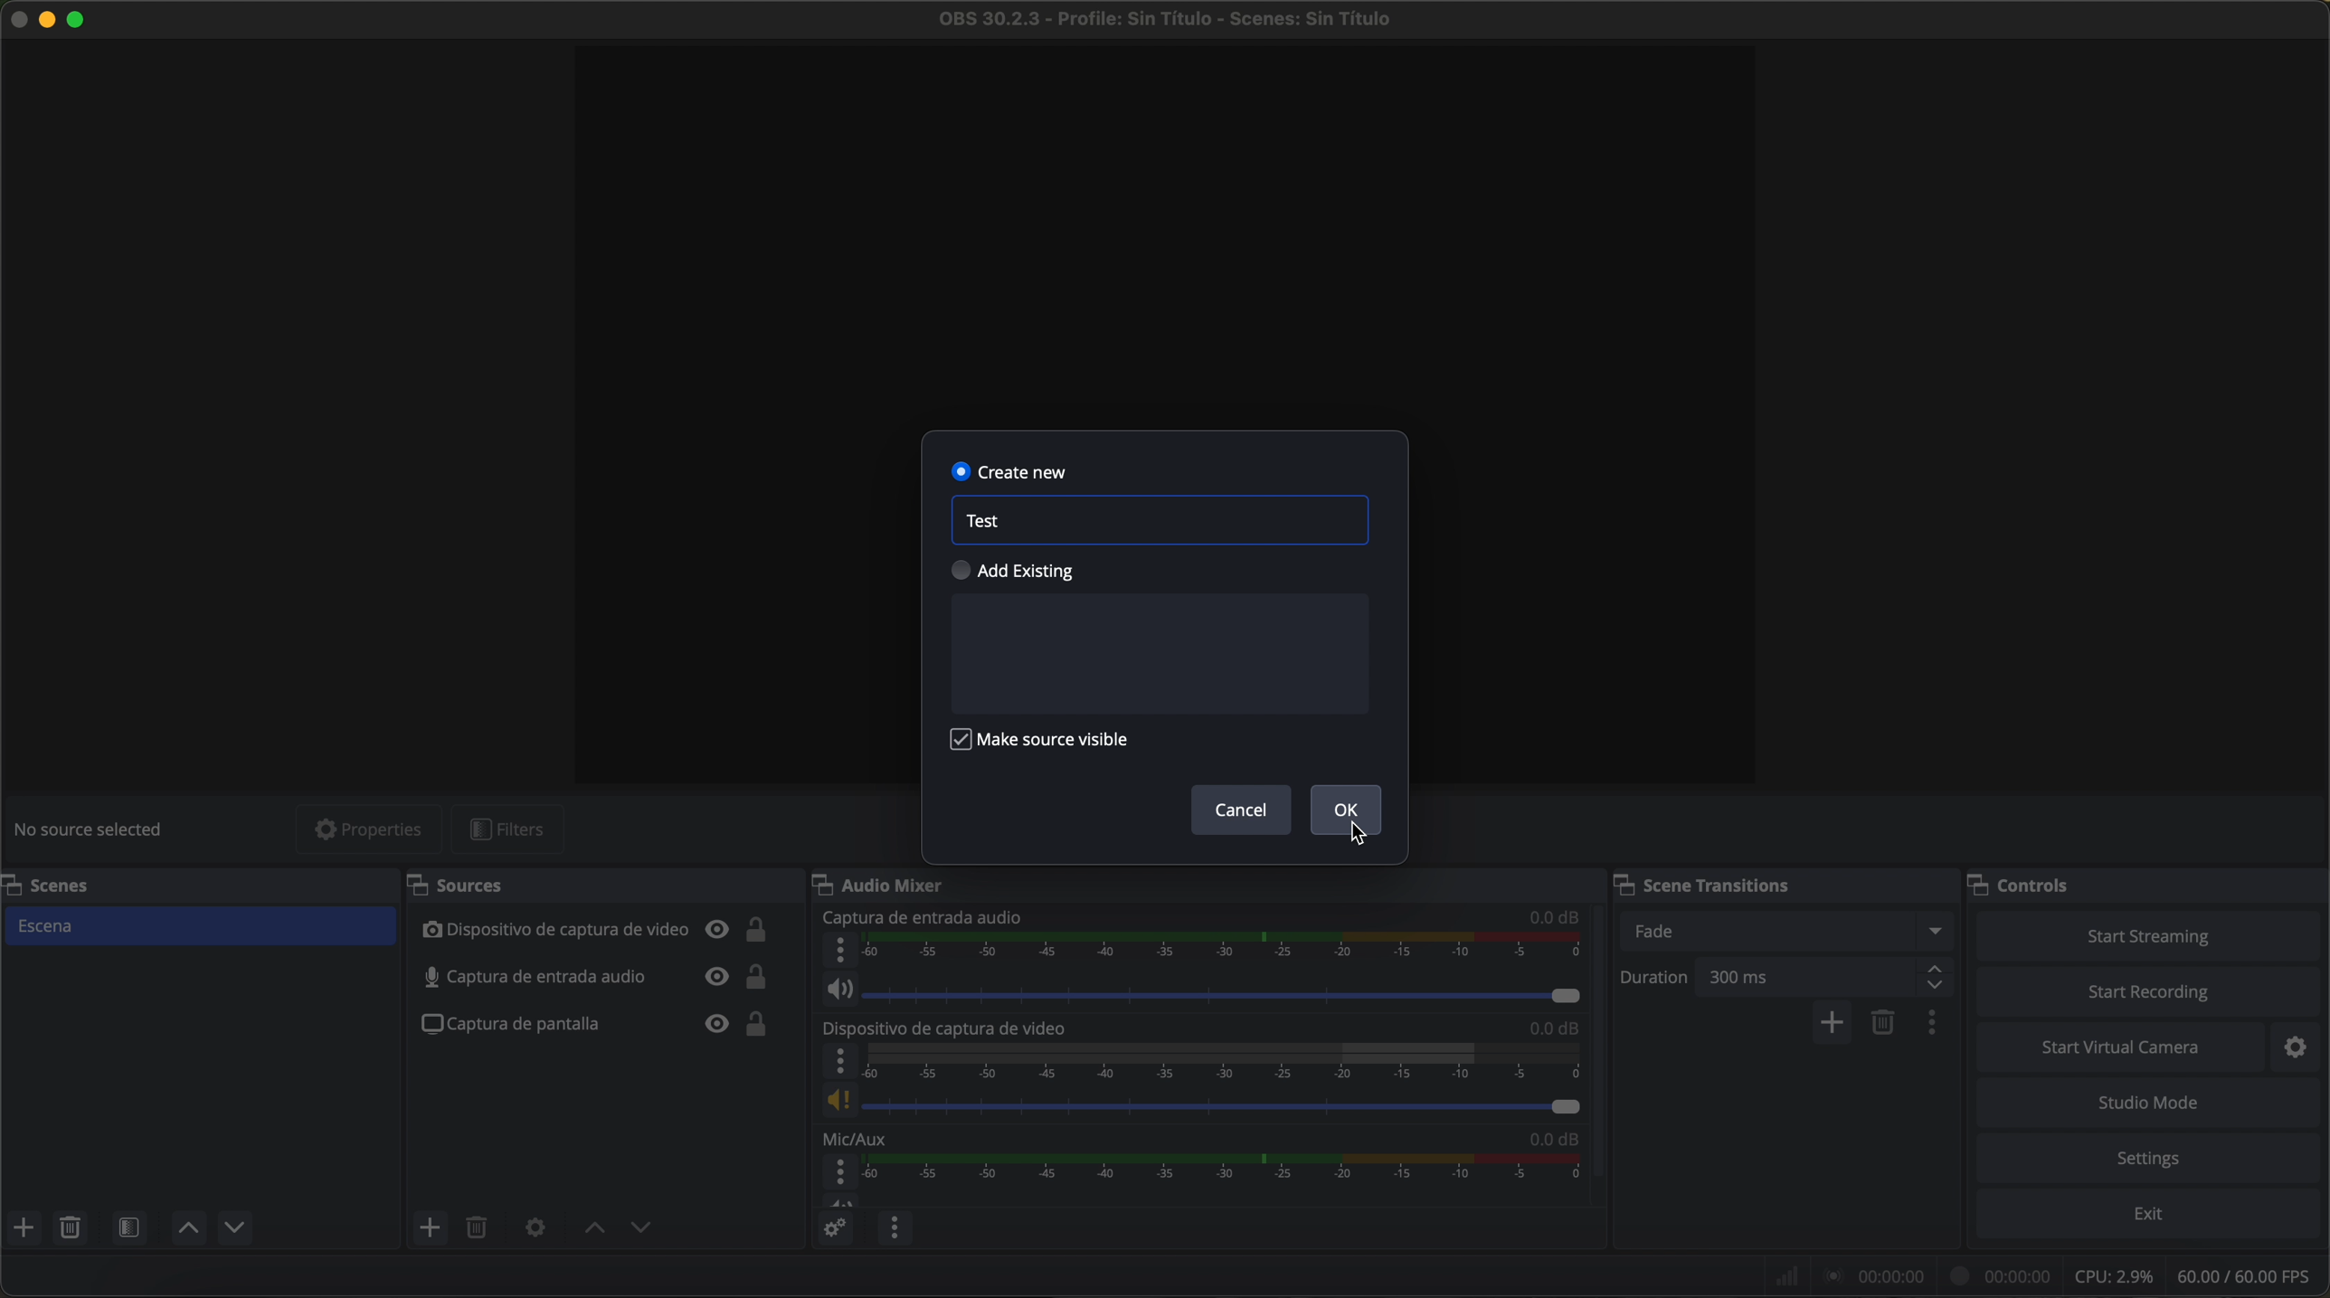 The image size is (2330, 1298). I want to click on remove configurable transition, so click(1886, 1024).